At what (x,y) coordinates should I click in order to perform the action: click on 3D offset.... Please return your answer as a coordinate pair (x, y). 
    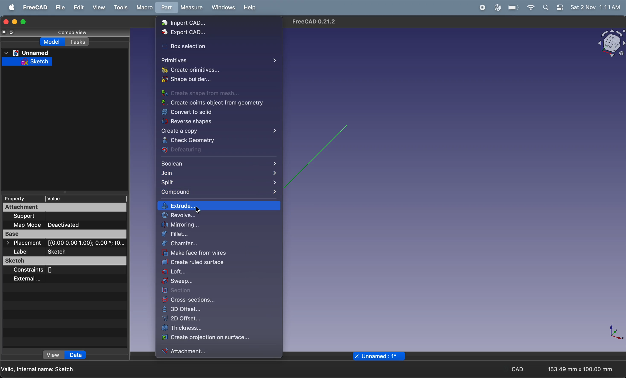
    Looking at the image, I should click on (213, 310).